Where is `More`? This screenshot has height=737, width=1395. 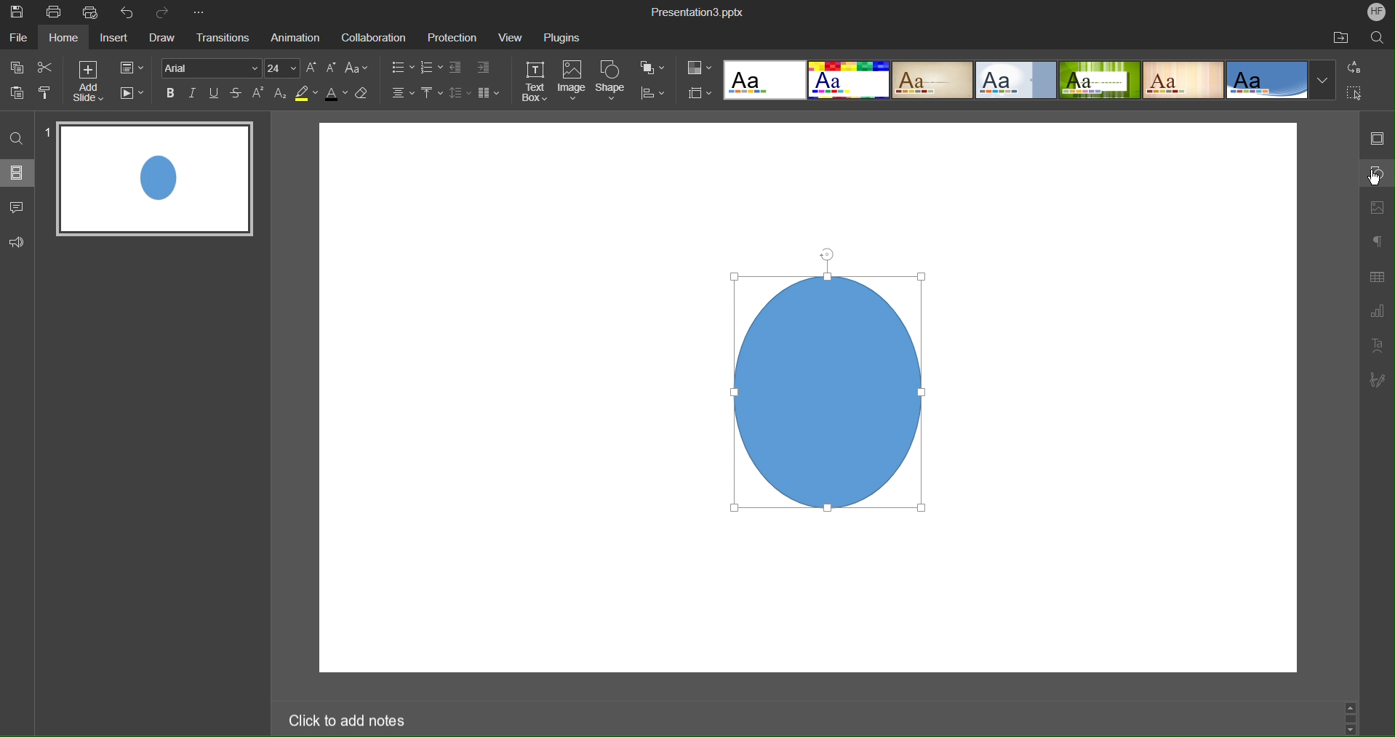
More is located at coordinates (199, 10).